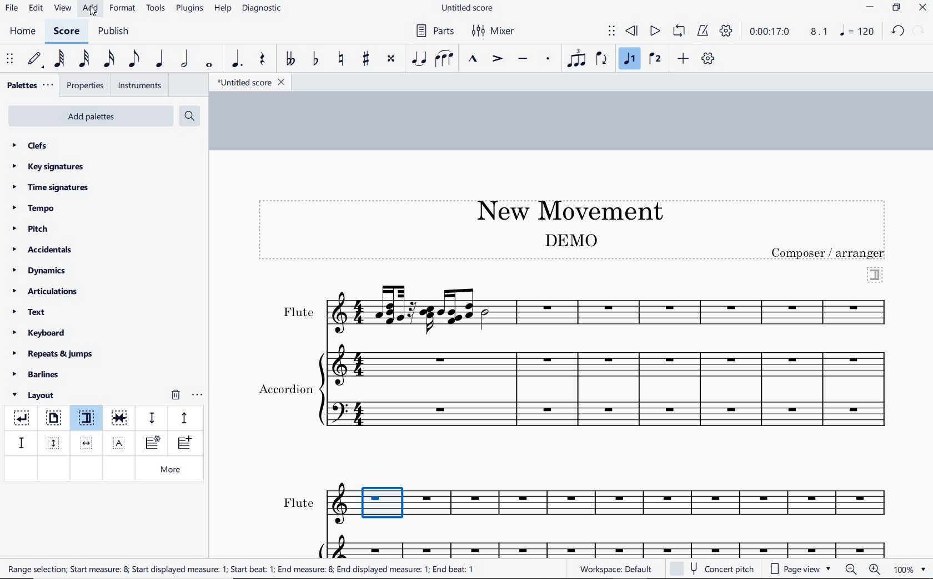 The height and width of the screenshot is (579, 933). What do you see at coordinates (42, 271) in the screenshot?
I see `dynamics` at bounding box center [42, 271].